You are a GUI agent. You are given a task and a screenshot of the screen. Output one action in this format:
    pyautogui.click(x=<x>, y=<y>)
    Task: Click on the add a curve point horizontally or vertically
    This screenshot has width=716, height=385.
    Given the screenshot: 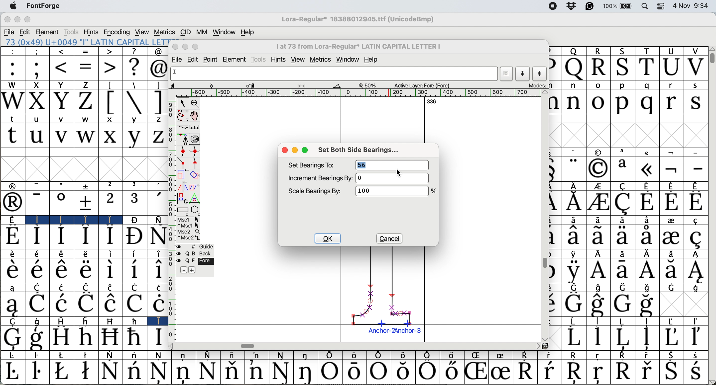 What is the action you would take?
    pyautogui.click(x=195, y=151)
    